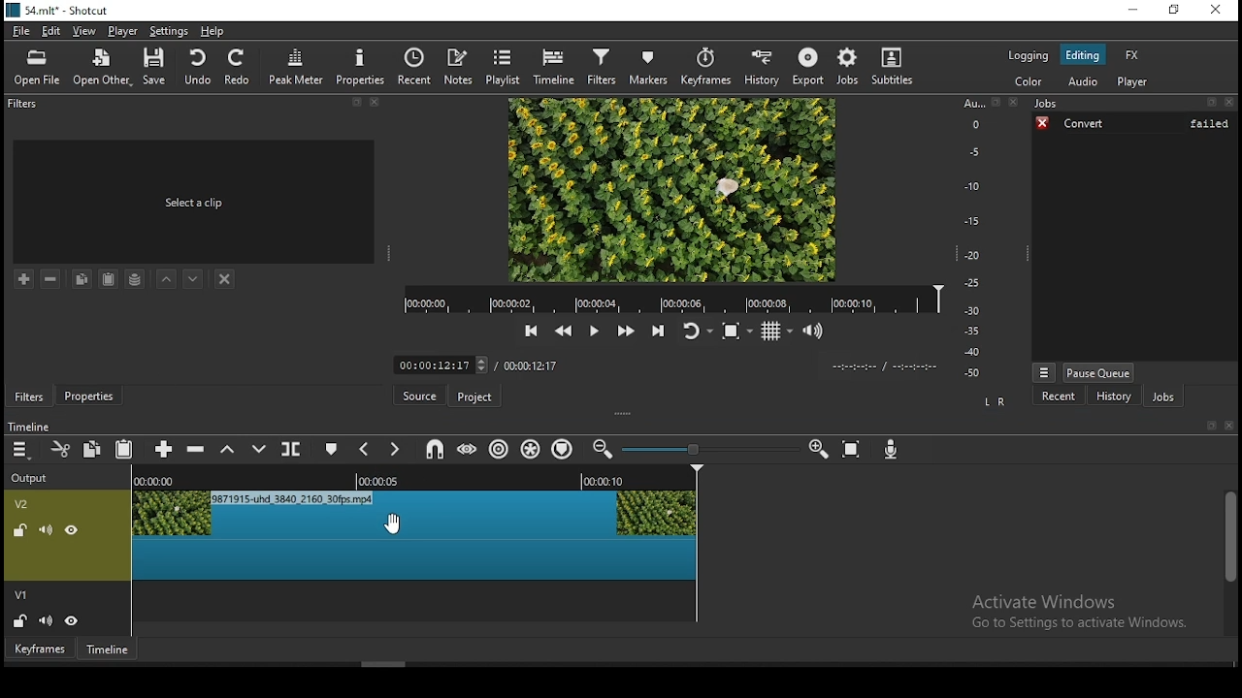  I want to click on save filter set, so click(135, 276).